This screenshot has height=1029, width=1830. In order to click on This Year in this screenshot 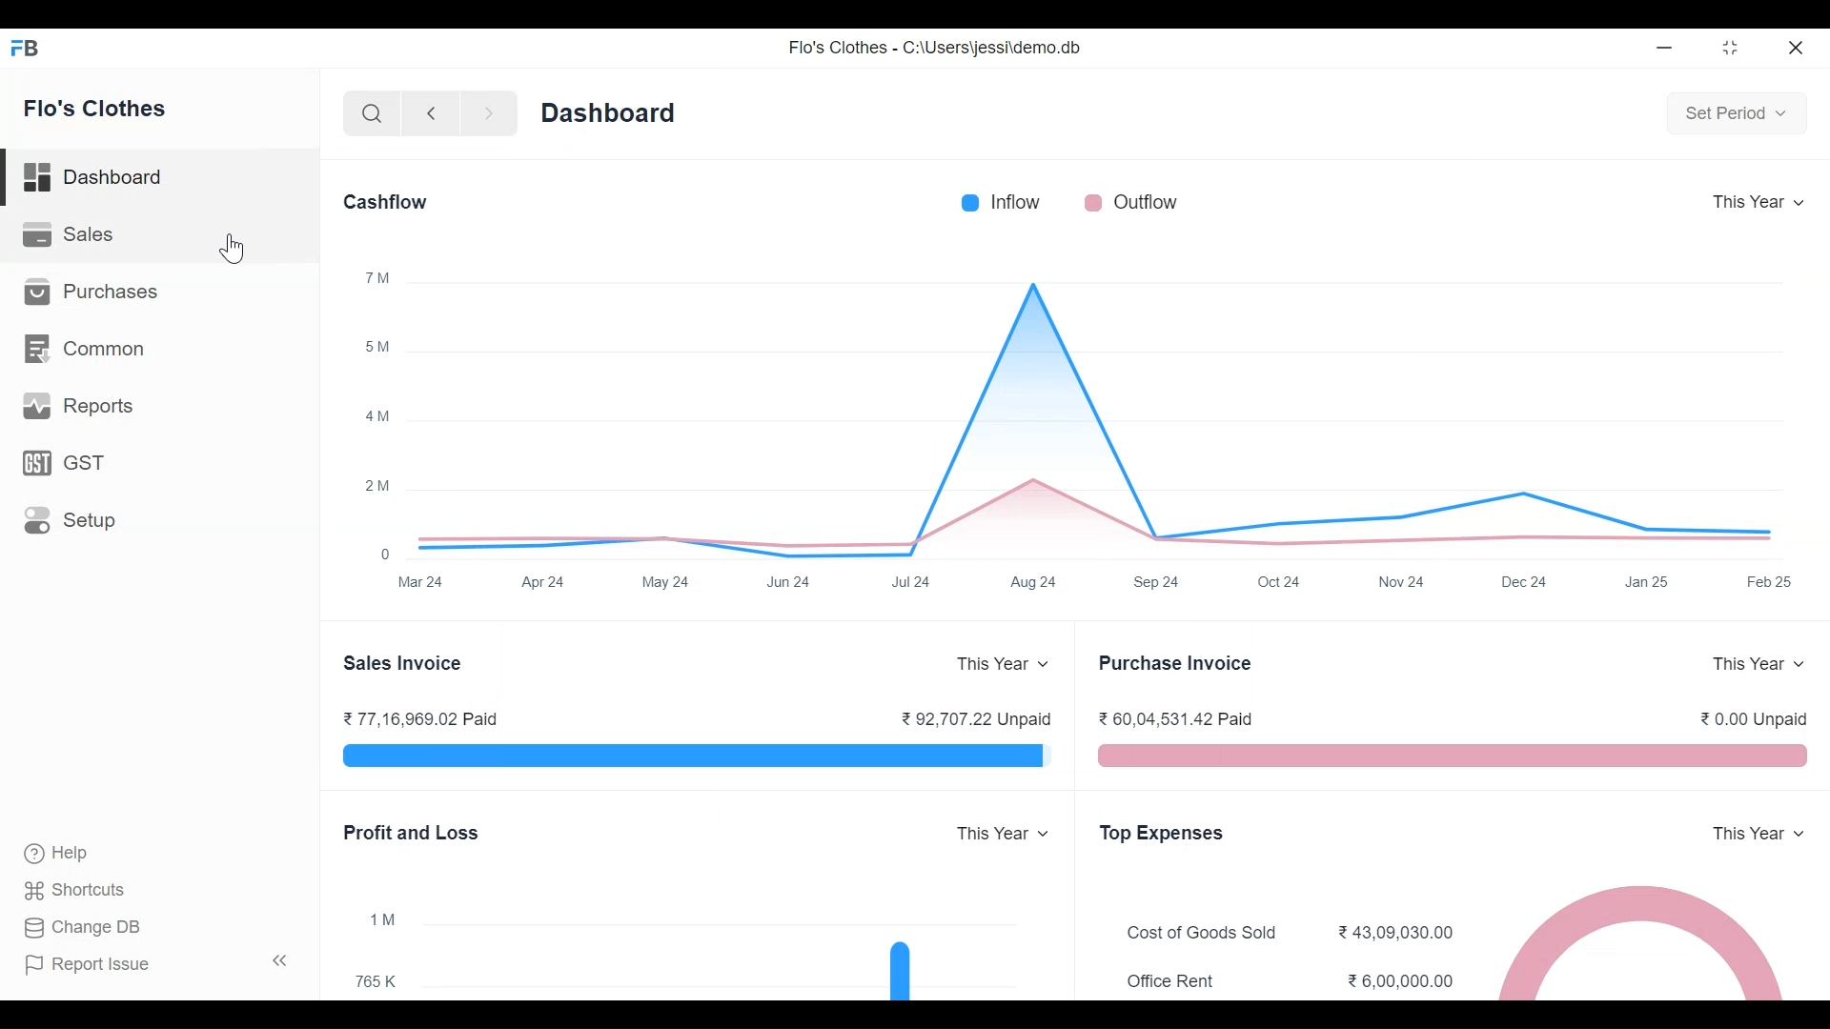, I will do `click(991, 834)`.